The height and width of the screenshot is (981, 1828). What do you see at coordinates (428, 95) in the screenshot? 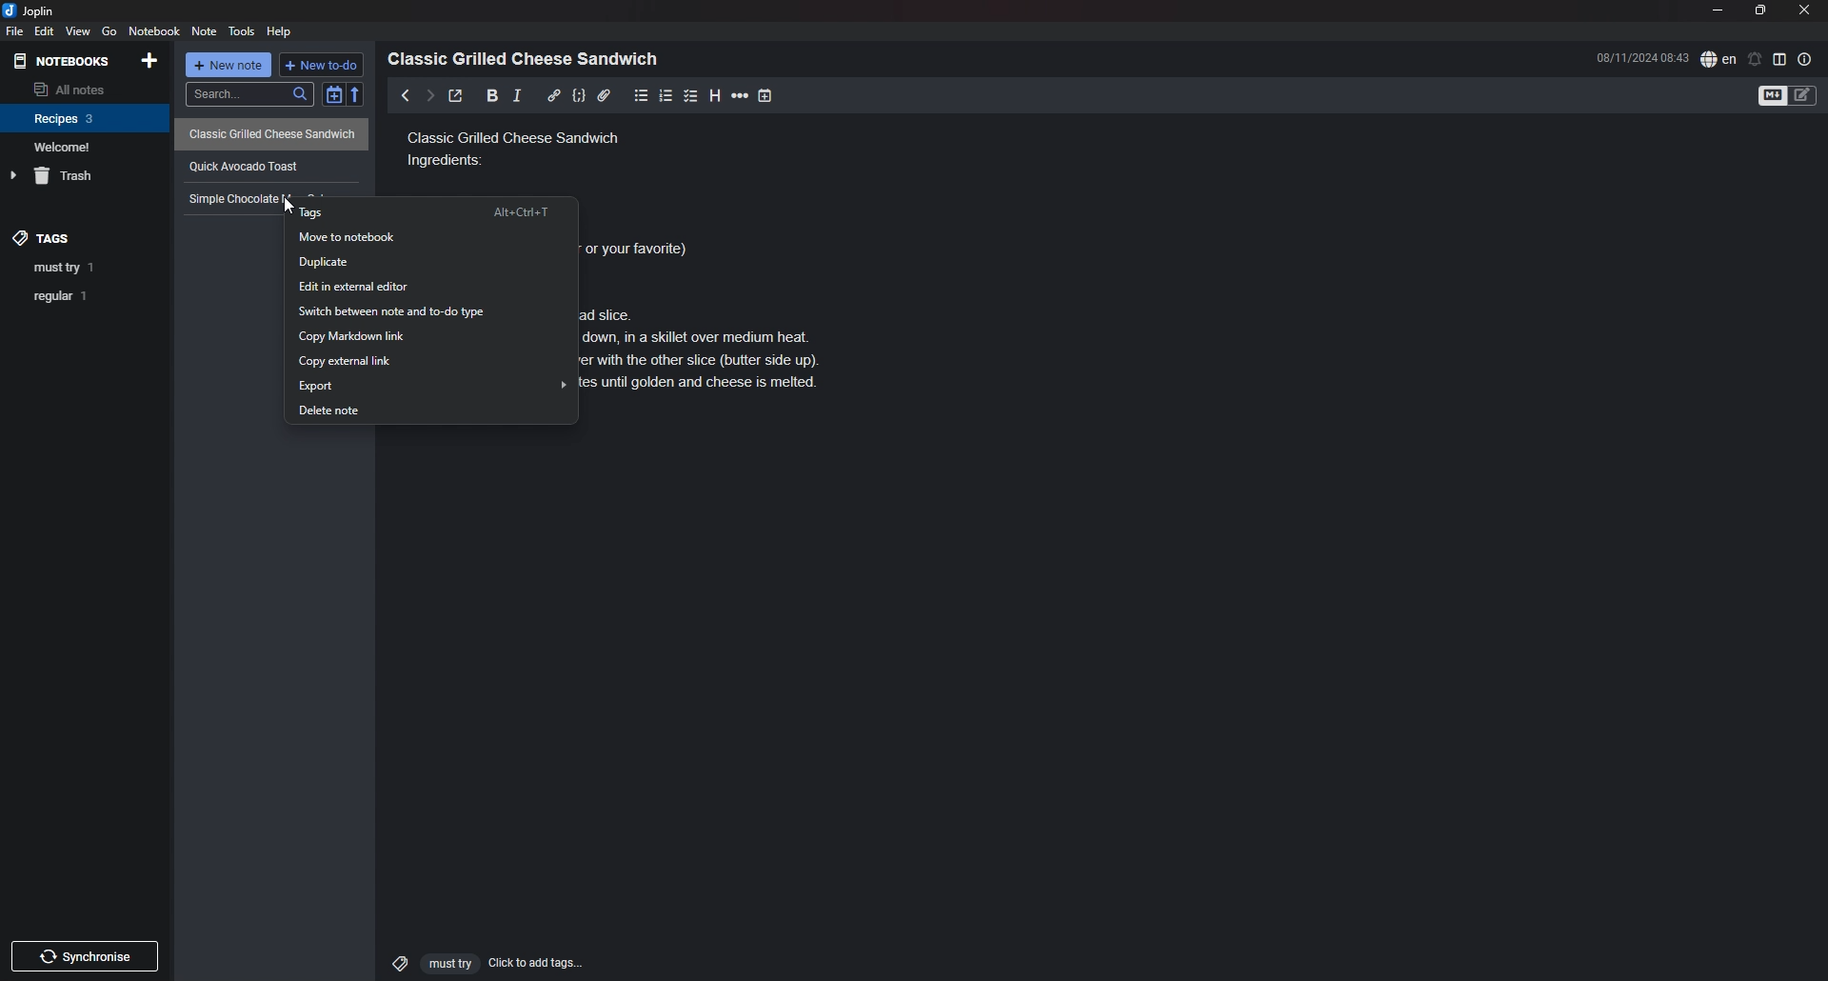
I see `next` at bounding box center [428, 95].